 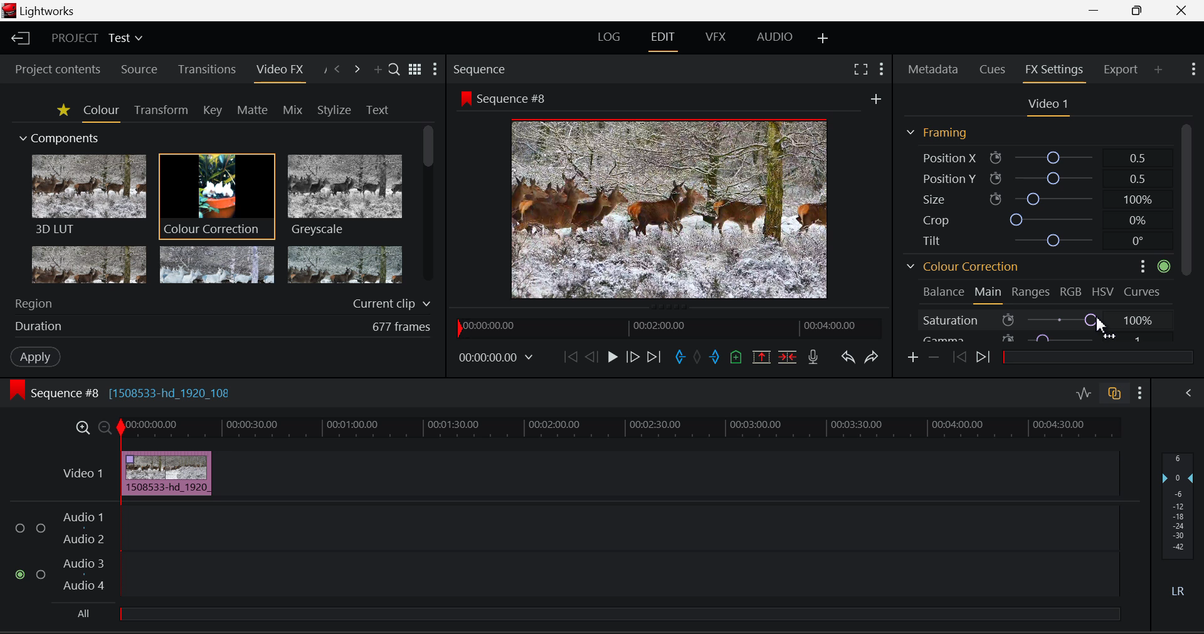 What do you see at coordinates (222, 325) in the screenshot?
I see `Duration` at bounding box center [222, 325].